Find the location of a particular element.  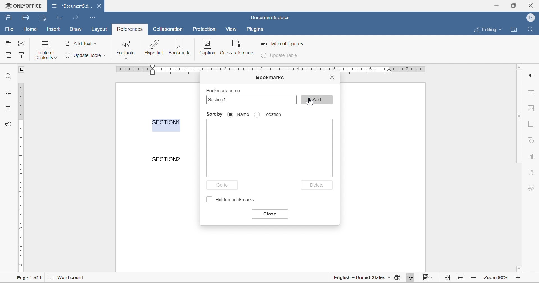

ONLYOFFICE is located at coordinates (22, 5).